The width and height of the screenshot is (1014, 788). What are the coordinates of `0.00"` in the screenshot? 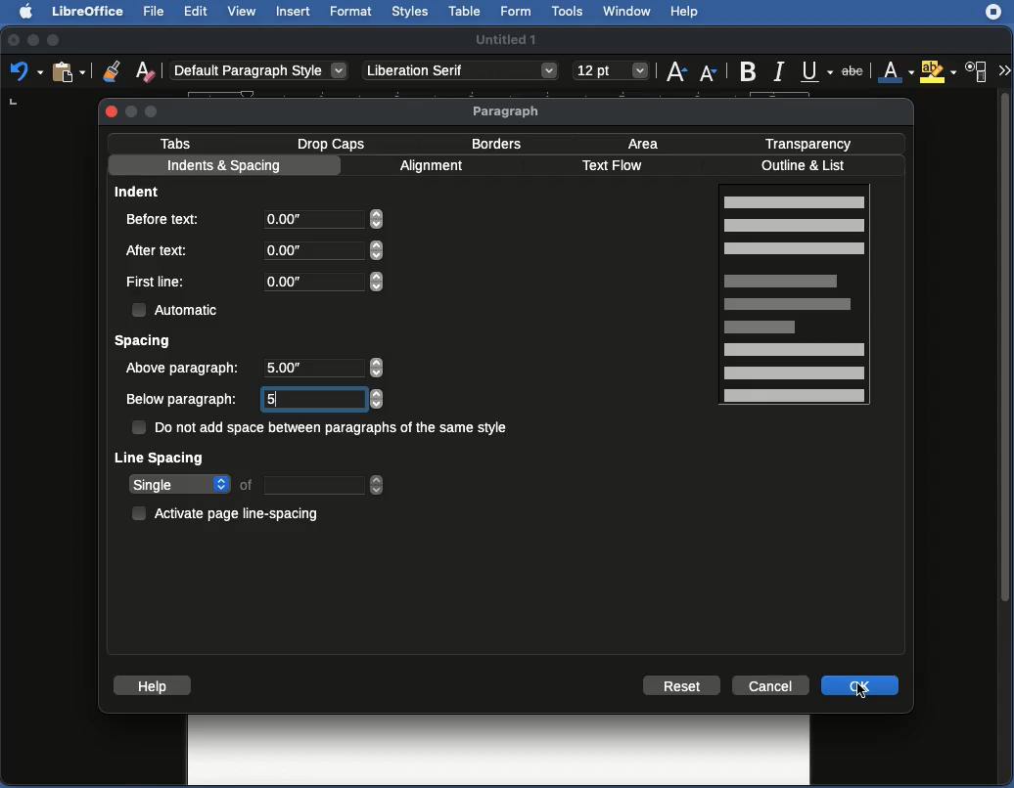 It's located at (325, 223).